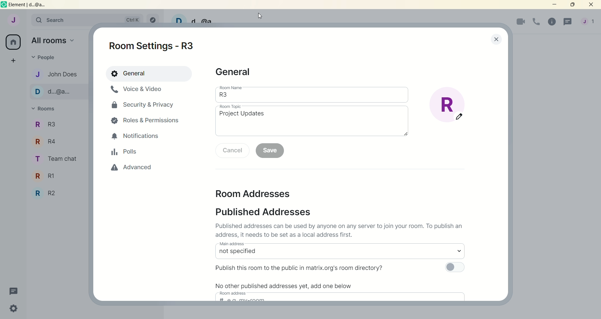 This screenshot has width=601, height=319. I want to click on create a space, so click(13, 60).